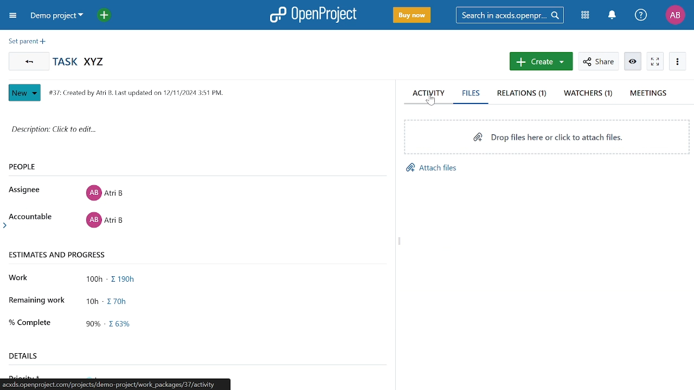 This screenshot has height=390, width=694. What do you see at coordinates (599, 62) in the screenshot?
I see `Share` at bounding box center [599, 62].